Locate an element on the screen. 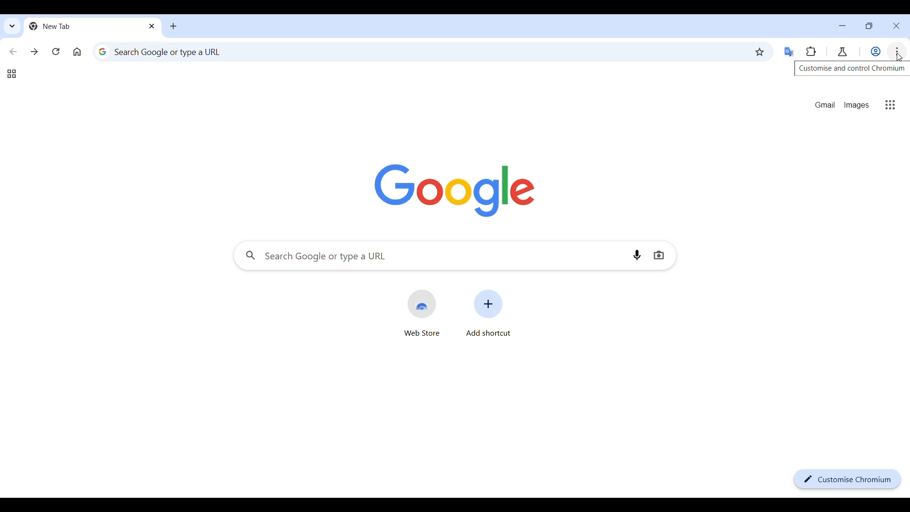 This screenshot has height=512, width=910. Customize and control Chromium is located at coordinates (897, 52).